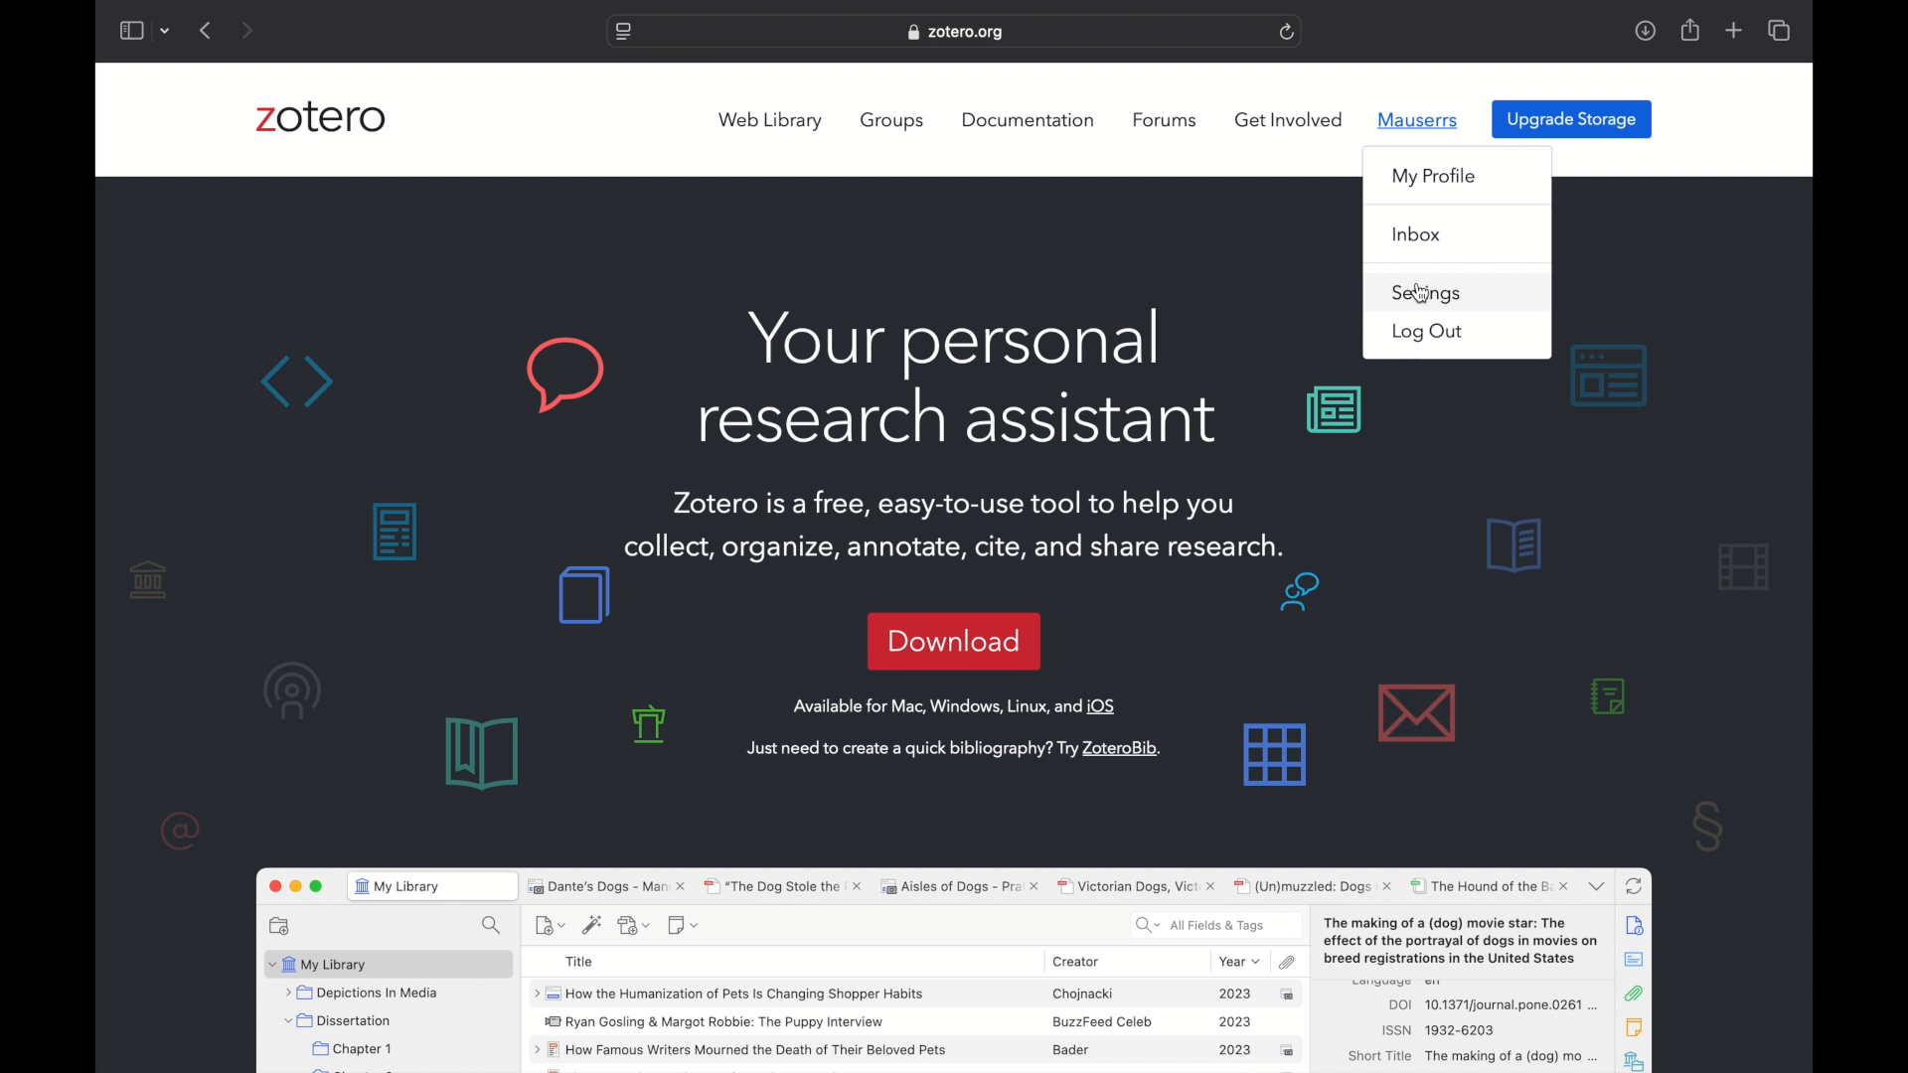  I want to click on web library, so click(769, 121).